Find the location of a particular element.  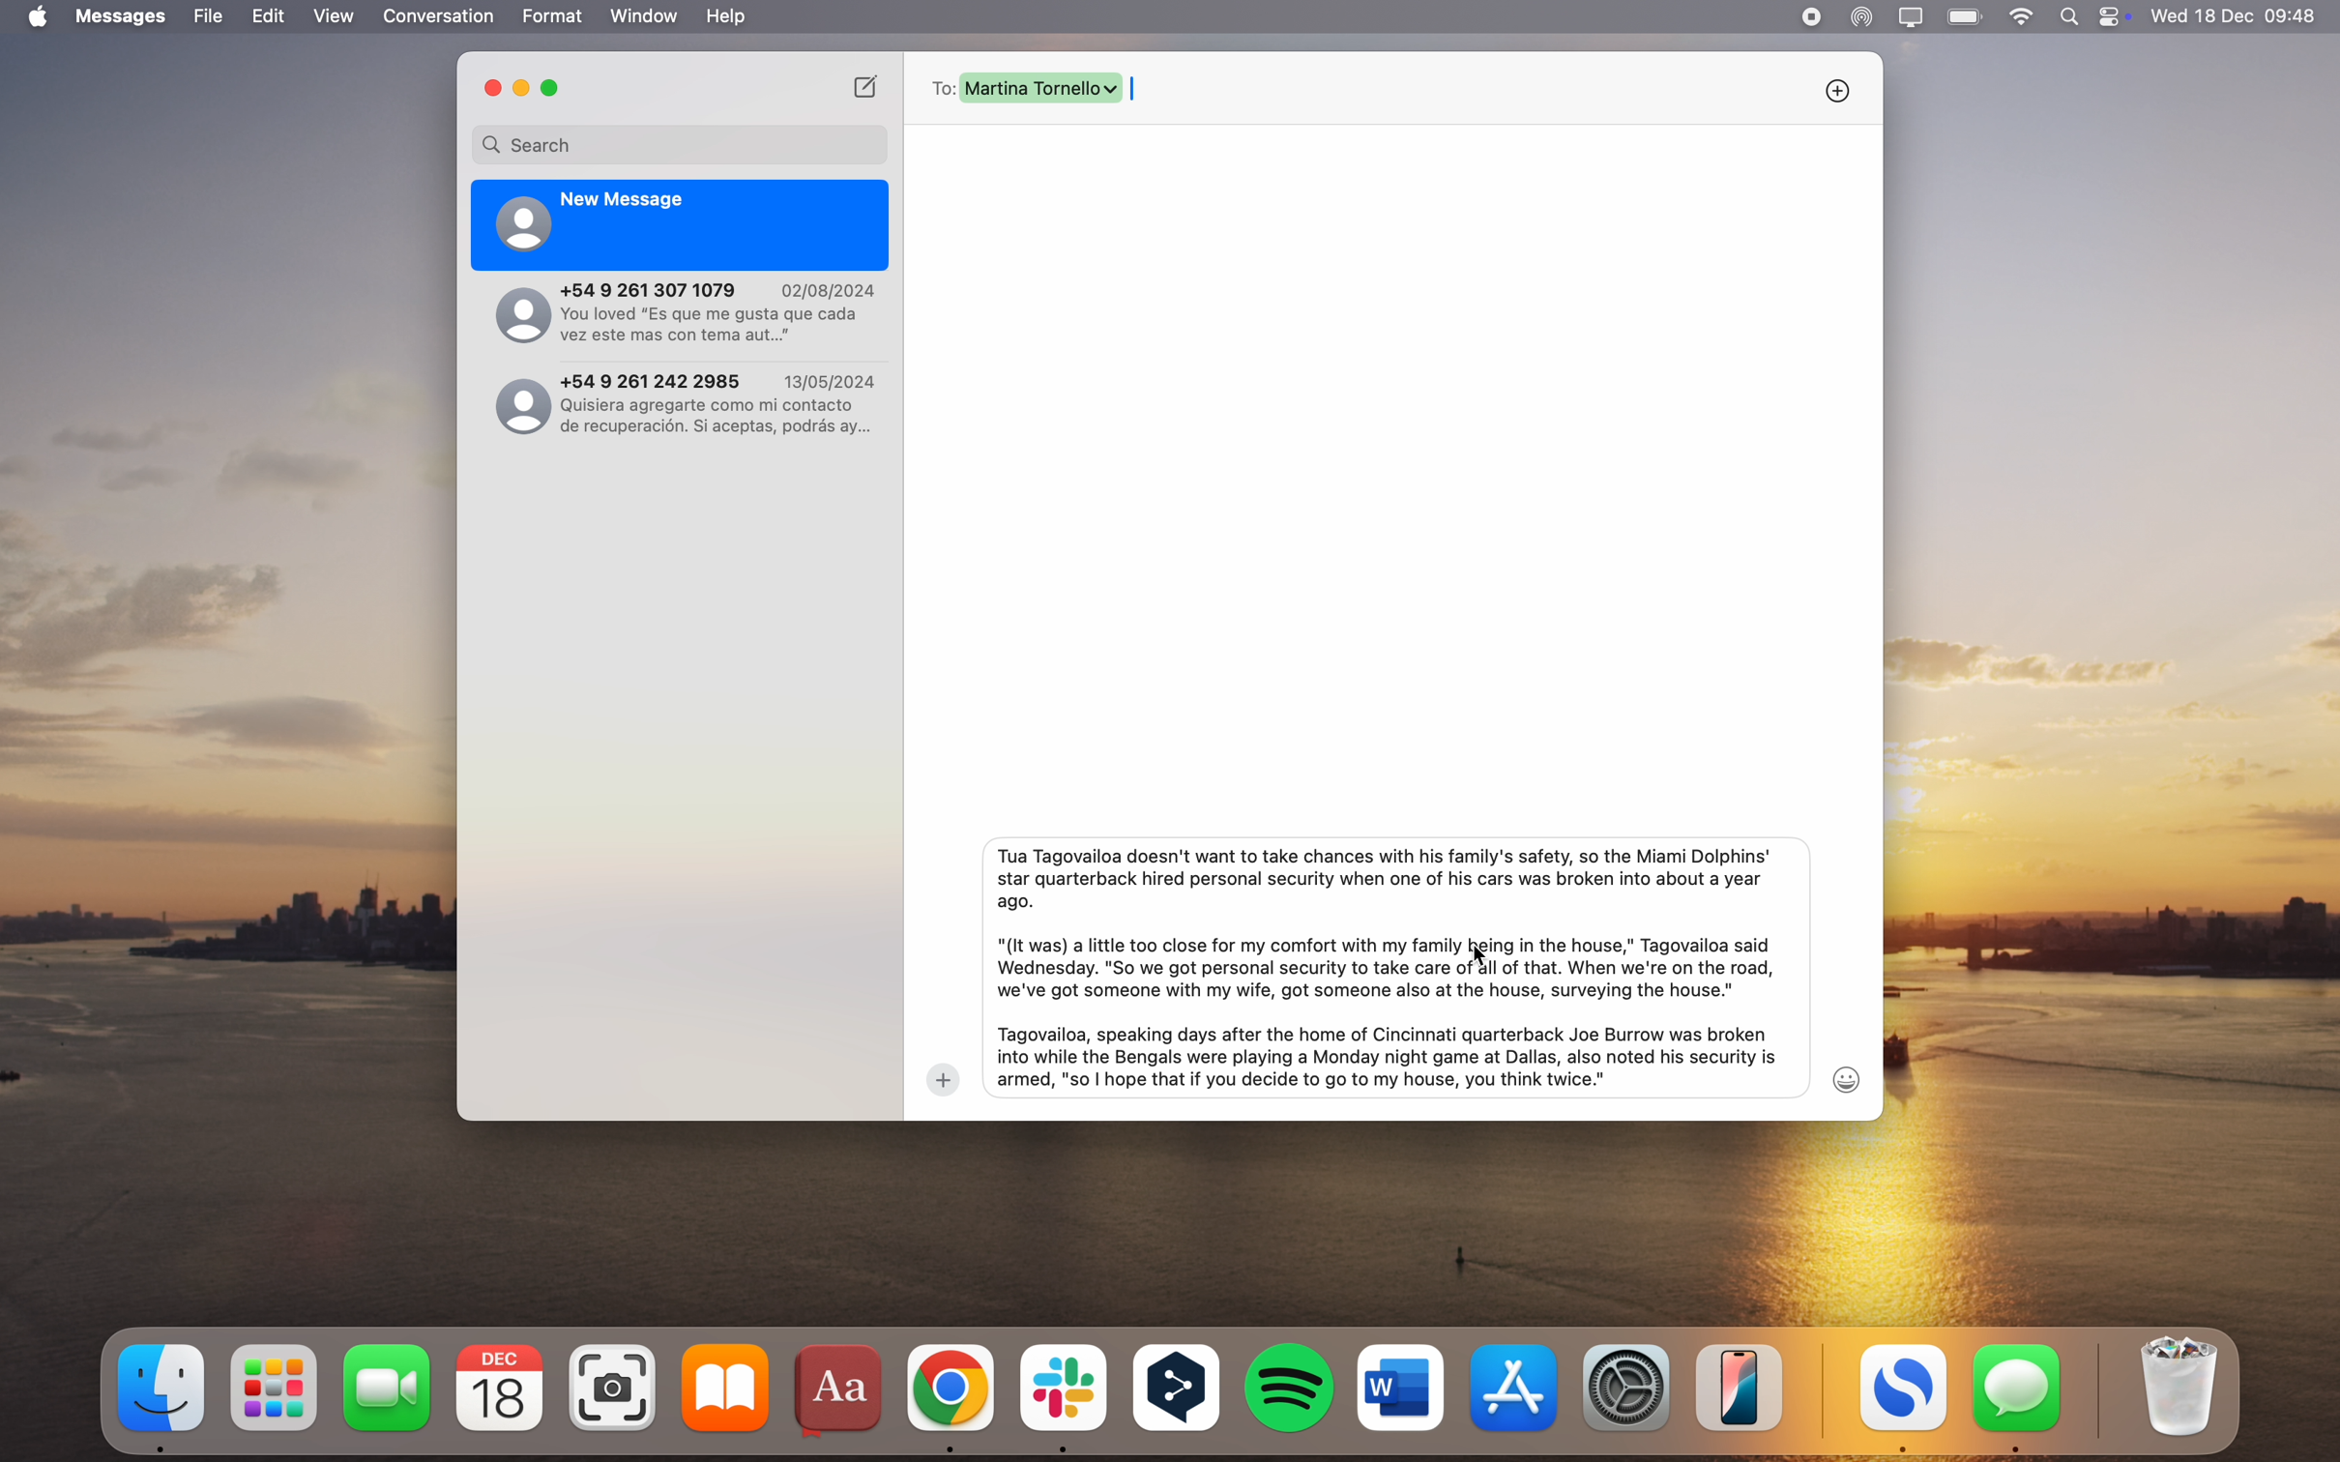

screenshot is located at coordinates (616, 1389).